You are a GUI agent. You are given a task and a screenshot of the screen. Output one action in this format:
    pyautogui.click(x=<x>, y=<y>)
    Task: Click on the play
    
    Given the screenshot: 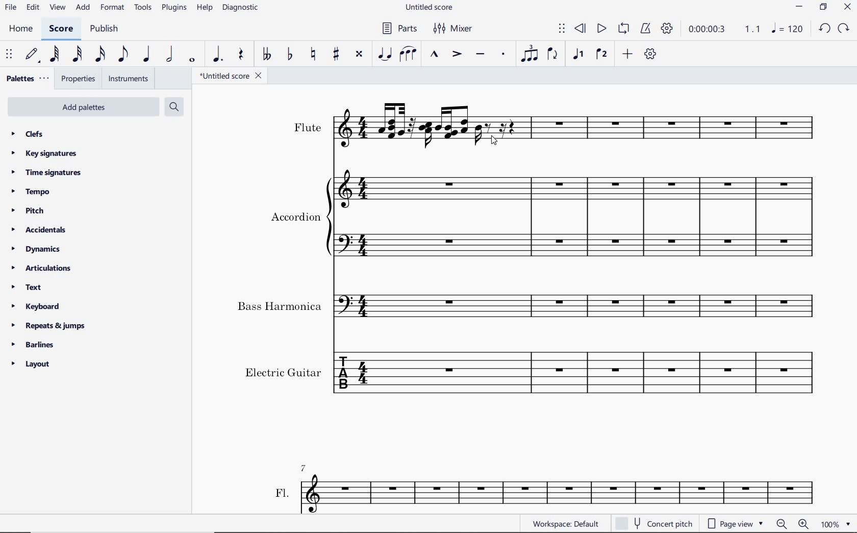 What is the action you would take?
    pyautogui.click(x=601, y=29)
    